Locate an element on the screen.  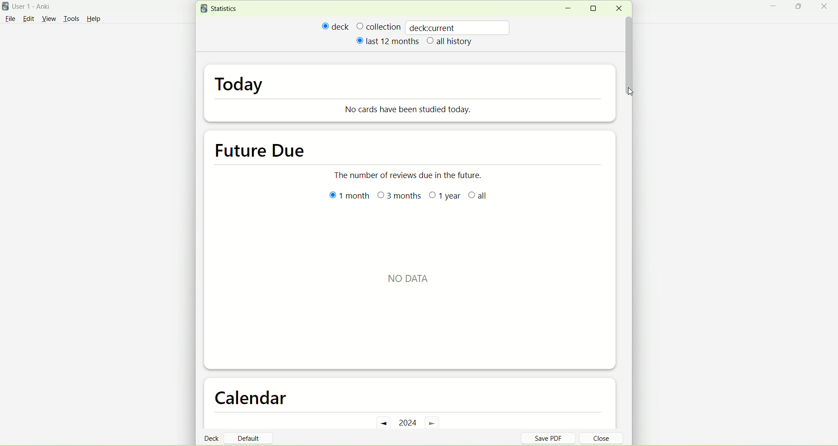
3 months is located at coordinates (400, 196).